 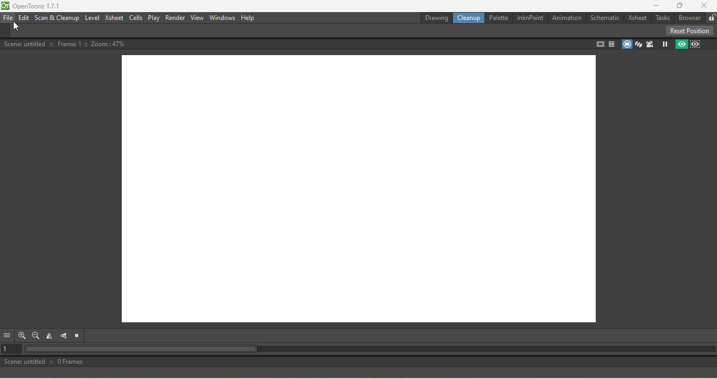 I want to click on Maximize, so click(x=681, y=5).